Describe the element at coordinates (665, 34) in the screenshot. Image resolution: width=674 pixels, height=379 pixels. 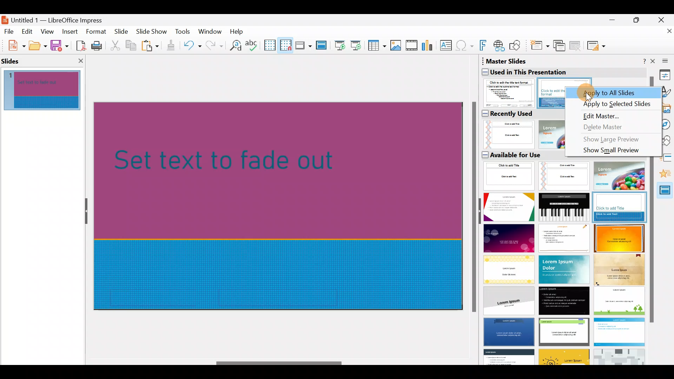
I see `Close document` at that location.